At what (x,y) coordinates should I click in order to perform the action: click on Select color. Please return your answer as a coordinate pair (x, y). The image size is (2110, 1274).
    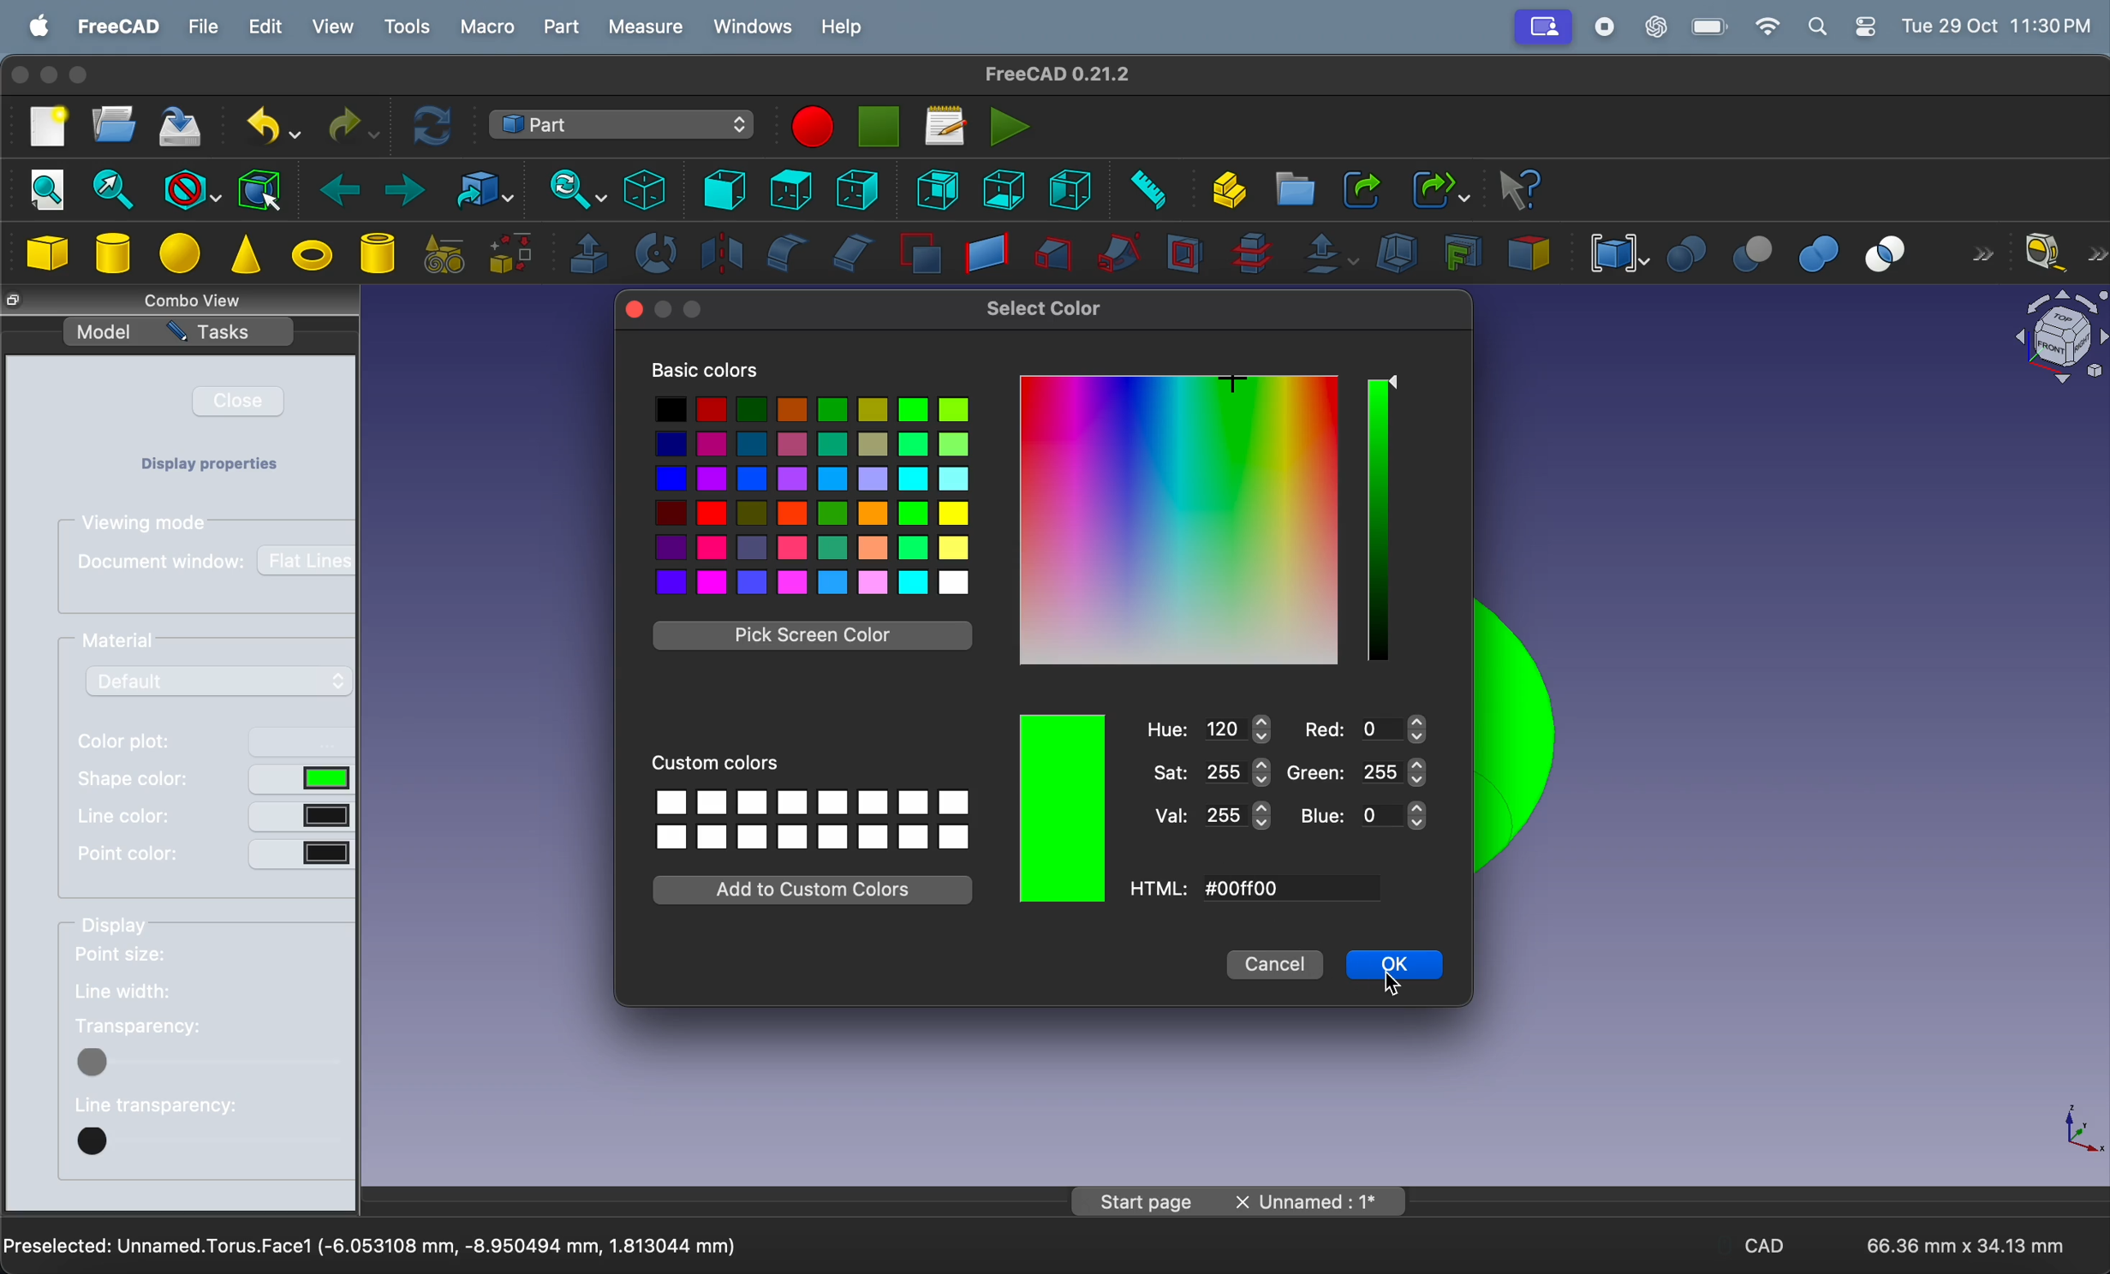
    Looking at the image, I should click on (1044, 310).